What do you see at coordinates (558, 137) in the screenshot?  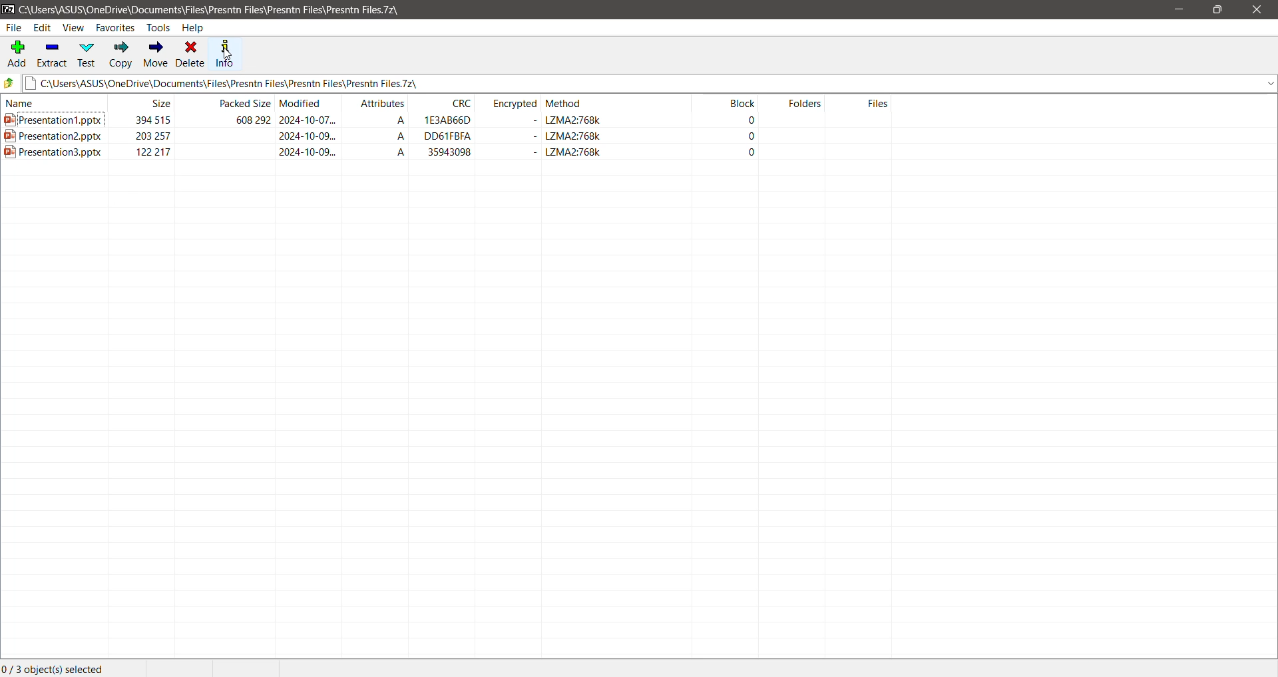 I see ` LZMA2:768k` at bounding box center [558, 137].